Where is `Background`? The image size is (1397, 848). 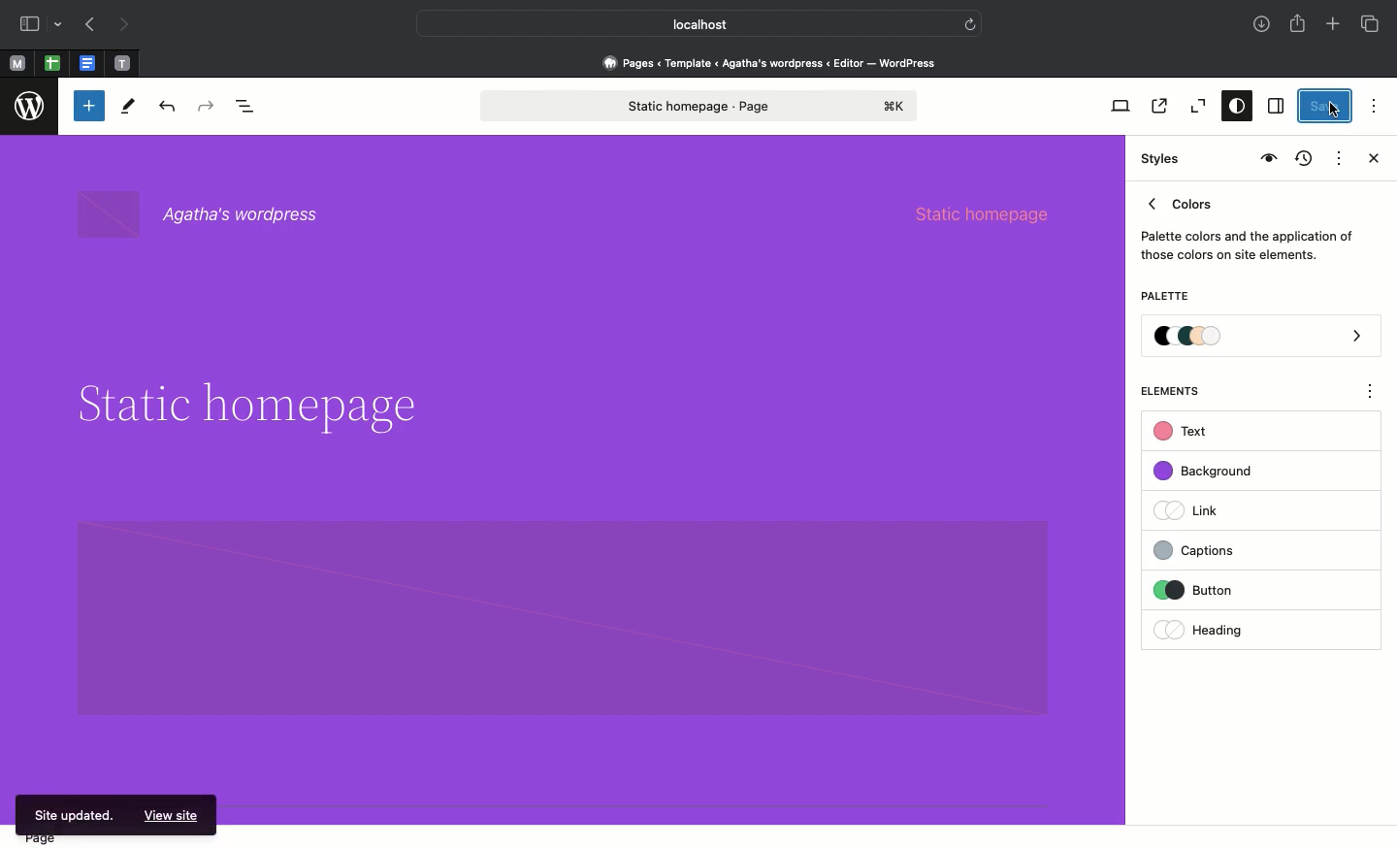 Background is located at coordinates (1213, 472).